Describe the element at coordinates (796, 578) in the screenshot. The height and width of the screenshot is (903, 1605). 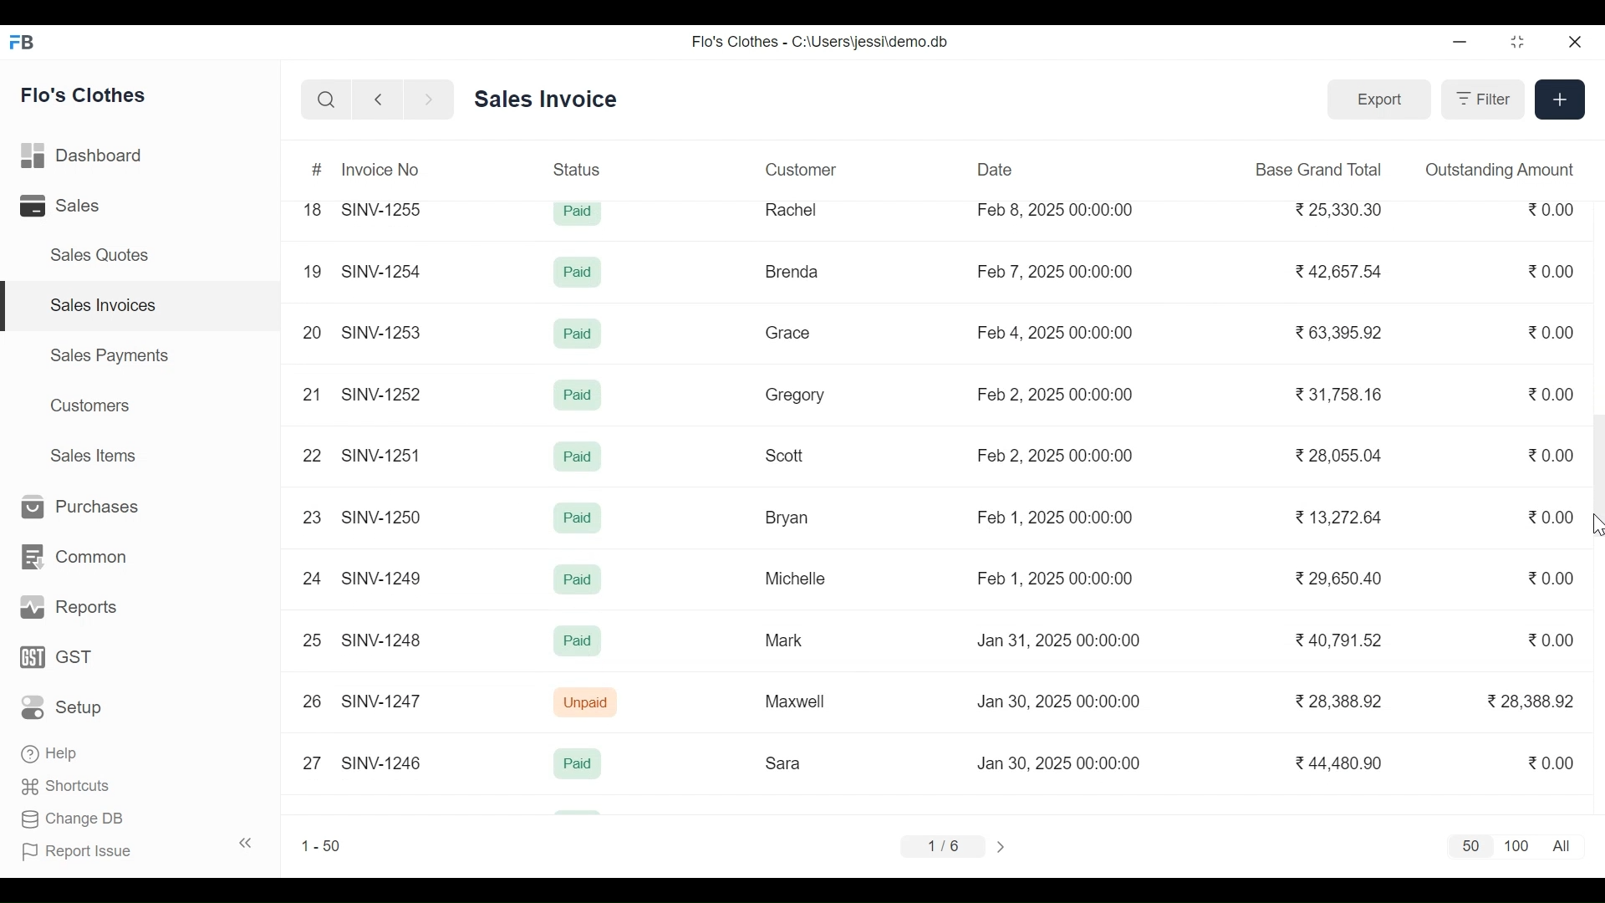
I see `Michelle` at that location.